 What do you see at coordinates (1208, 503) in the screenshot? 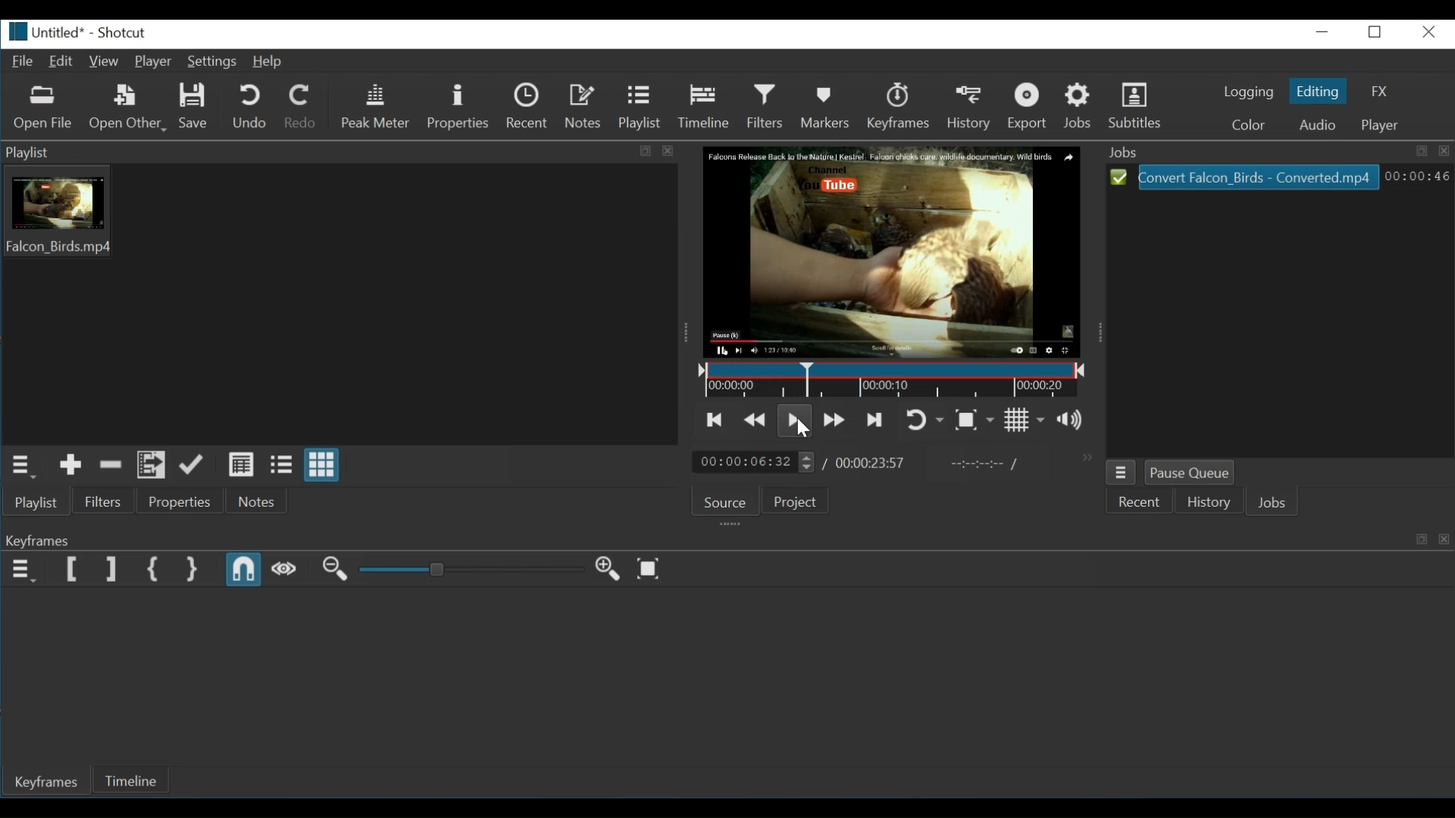
I see `History` at bounding box center [1208, 503].